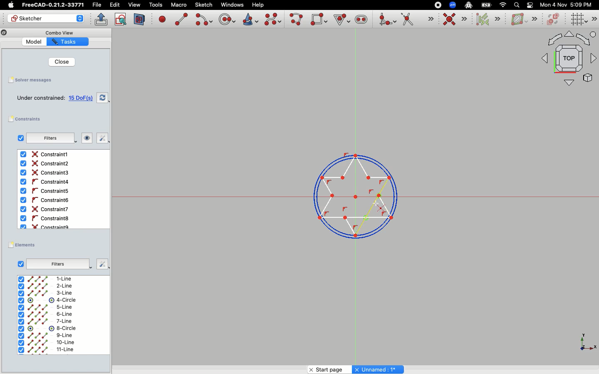  Describe the element at coordinates (46, 173) in the screenshot. I see `Contraint3` at that location.